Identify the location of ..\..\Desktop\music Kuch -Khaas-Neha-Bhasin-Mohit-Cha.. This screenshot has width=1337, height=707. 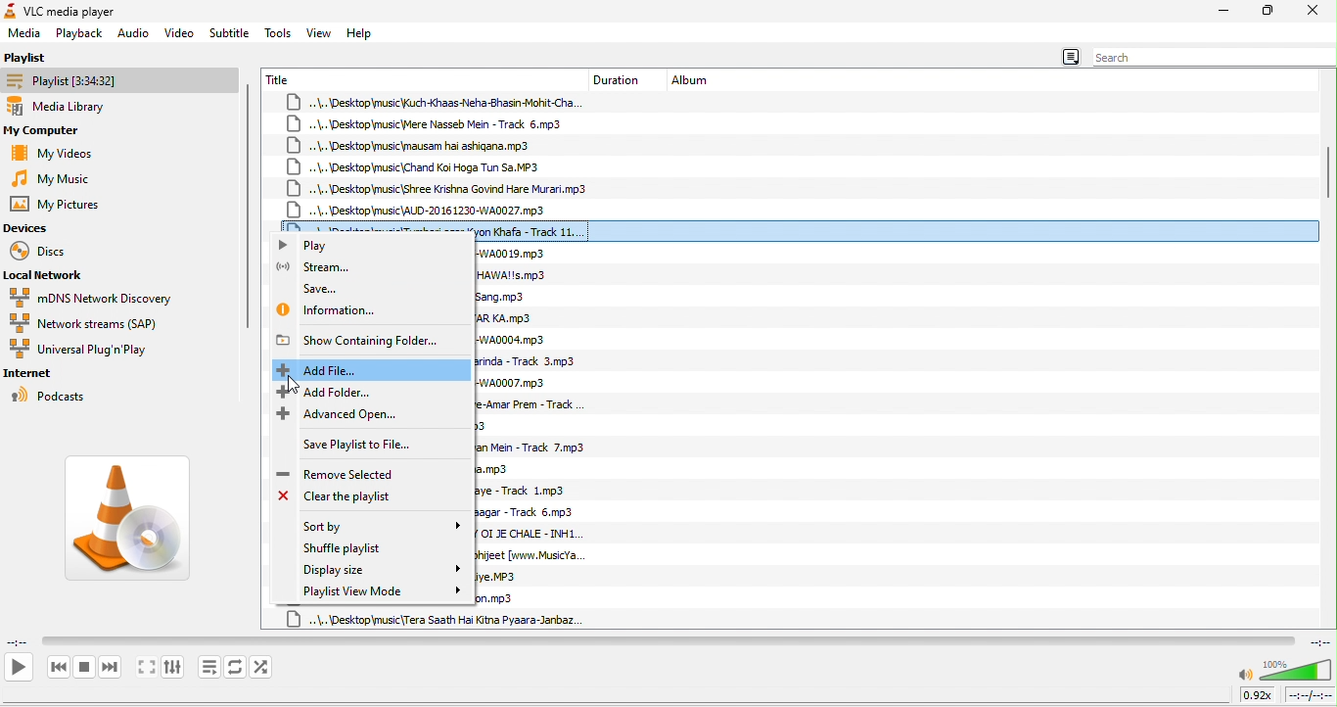
(437, 102).